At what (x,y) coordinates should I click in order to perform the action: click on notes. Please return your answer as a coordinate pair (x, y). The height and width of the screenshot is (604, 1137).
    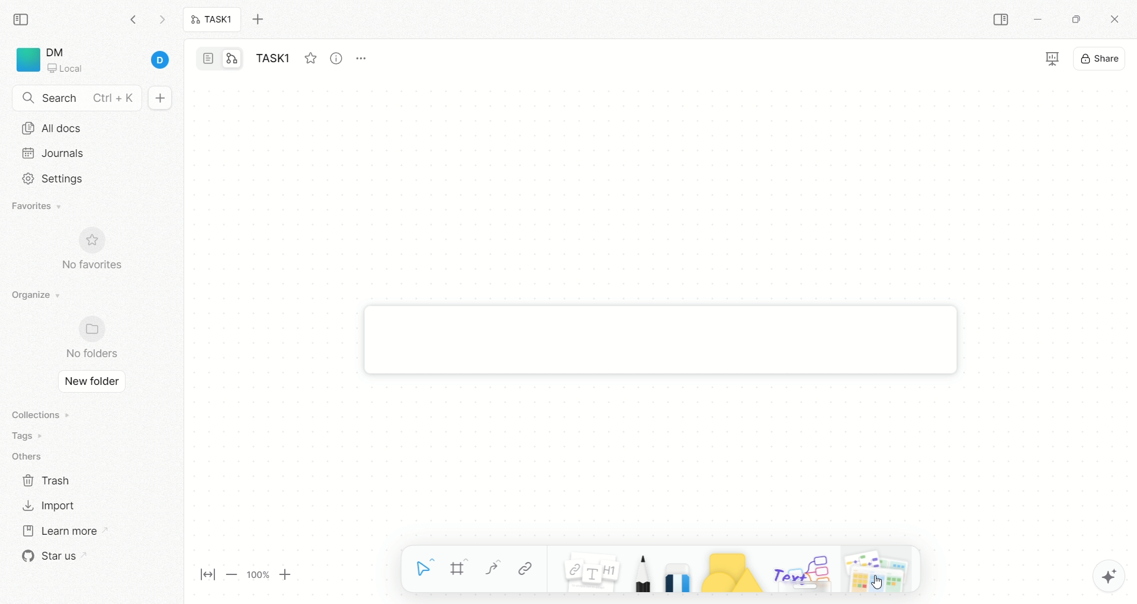
    Looking at the image, I should click on (584, 568).